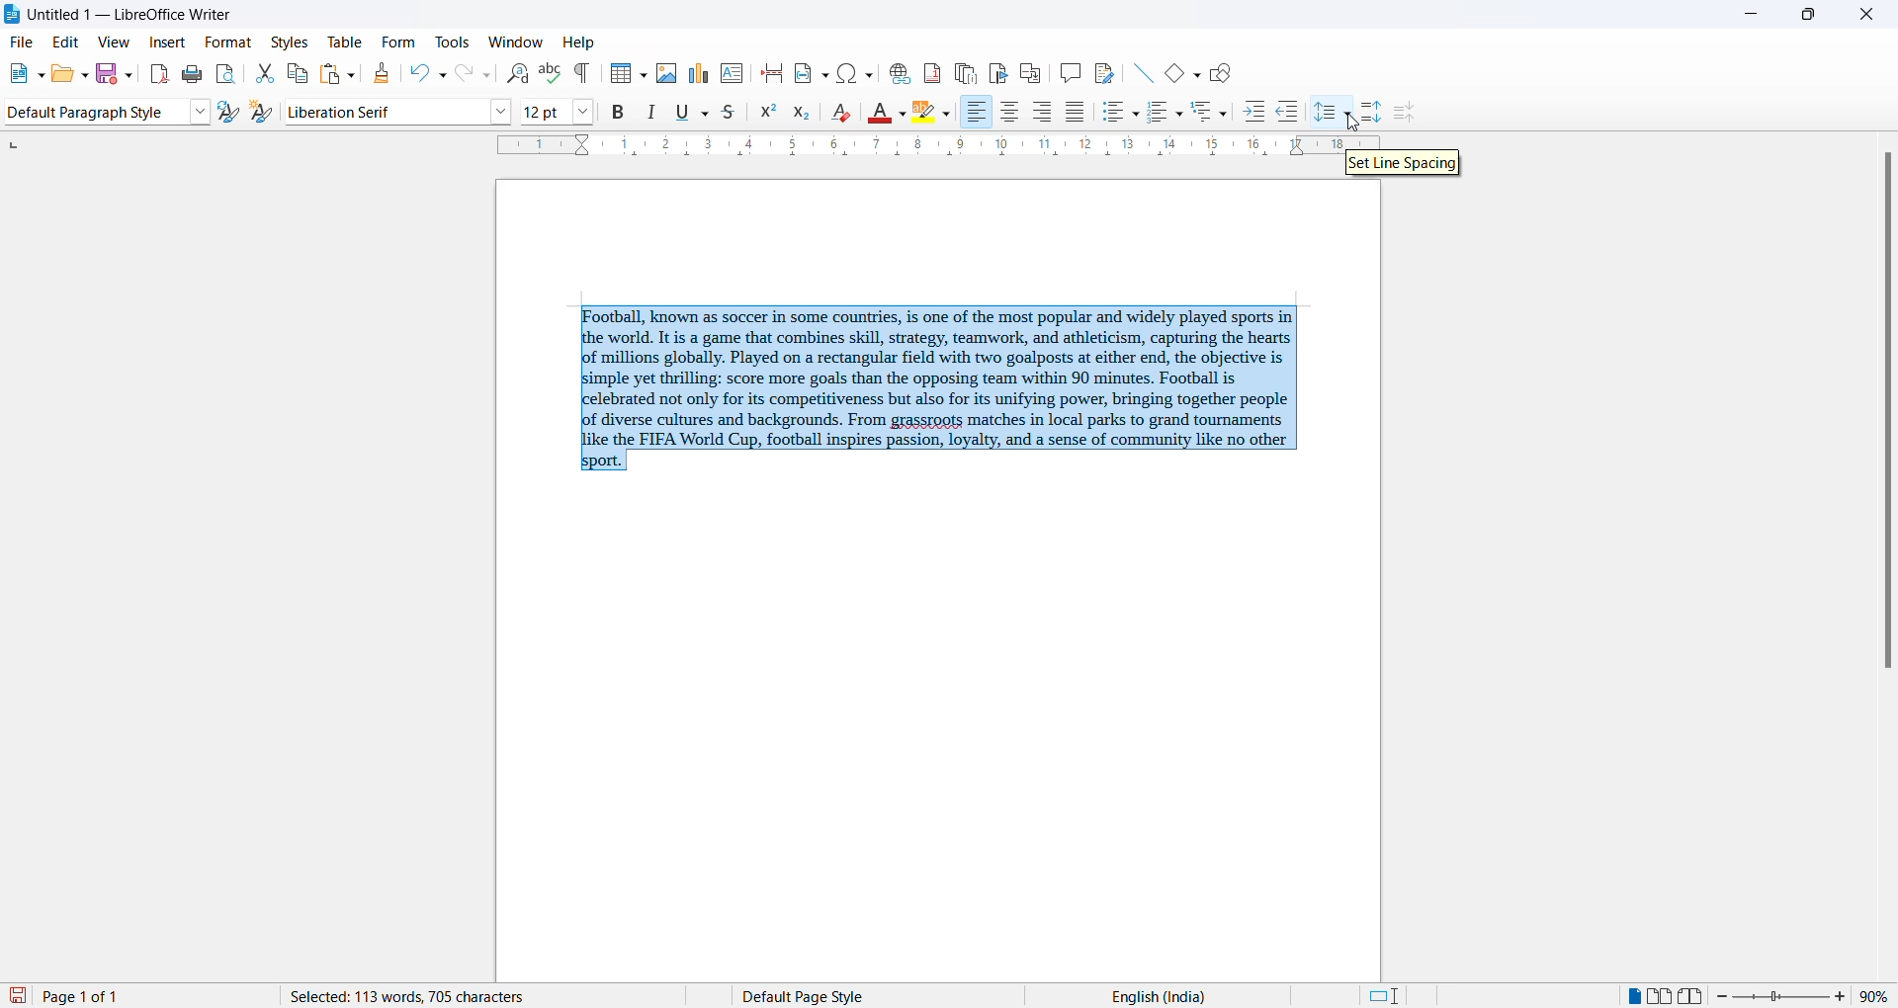 Image resolution: width=1898 pixels, height=1008 pixels. Describe the element at coordinates (1225, 75) in the screenshot. I see `show draw functions` at that location.